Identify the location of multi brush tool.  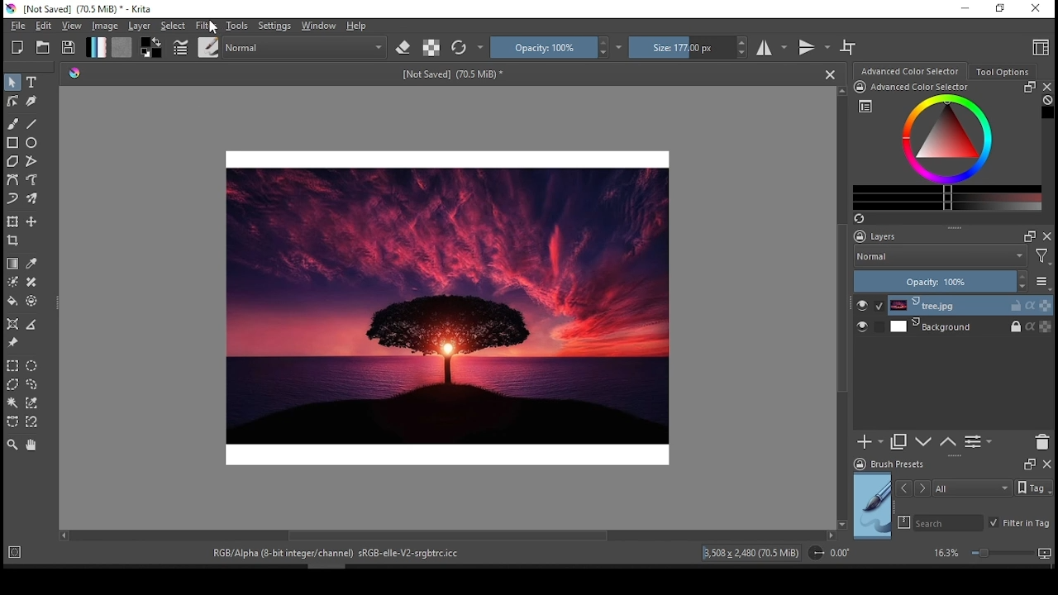
(33, 198).